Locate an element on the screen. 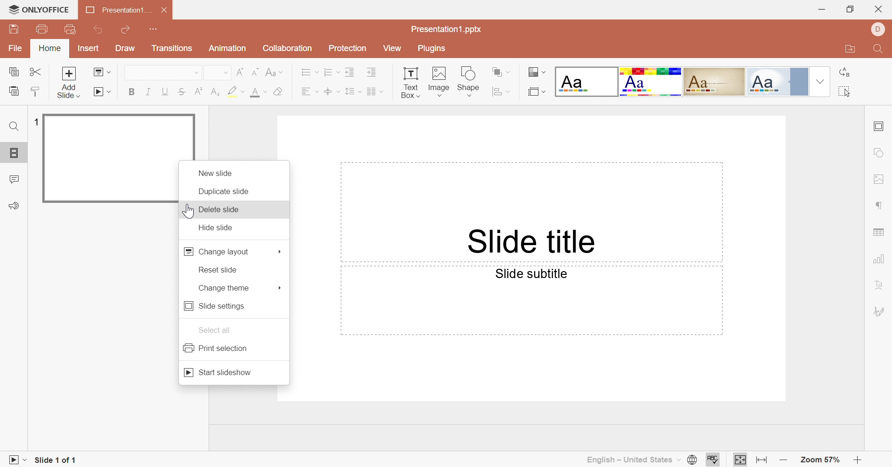 The width and height of the screenshot is (892, 467). Undo is located at coordinates (99, 29).